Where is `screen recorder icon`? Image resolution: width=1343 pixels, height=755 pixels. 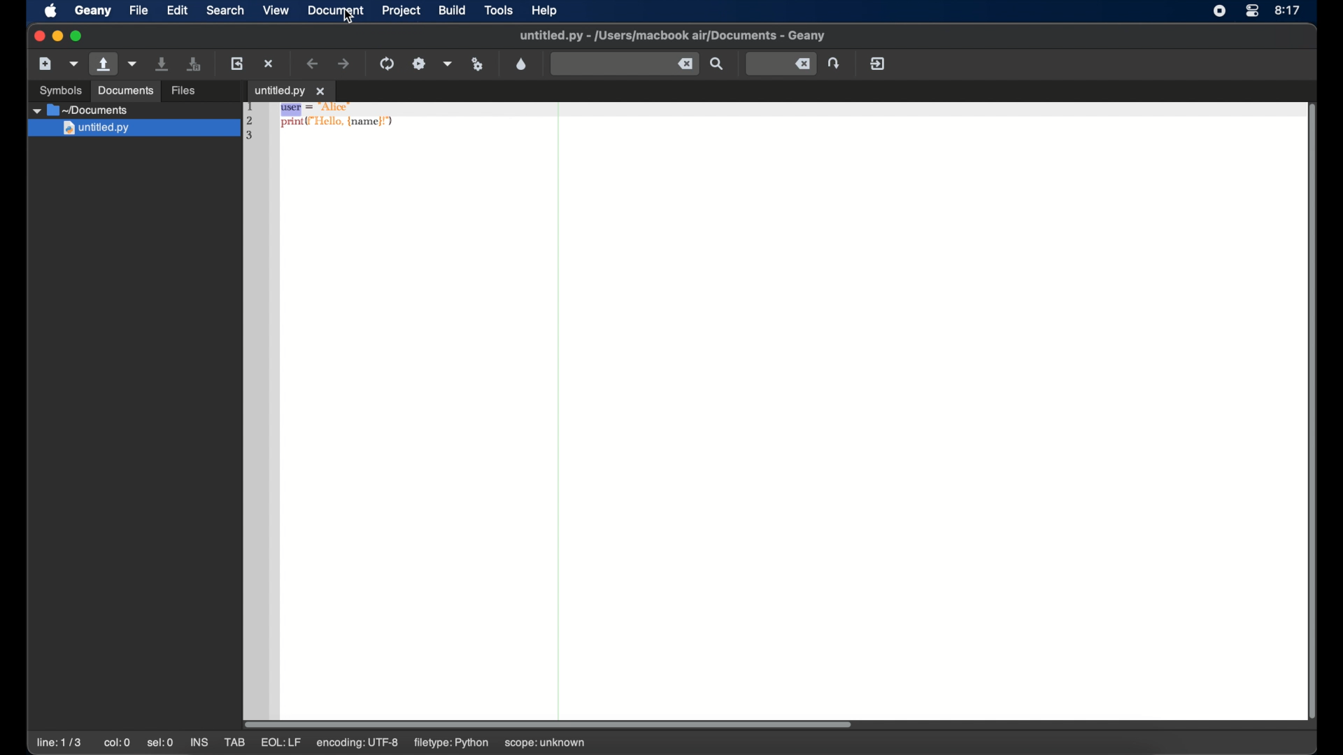 screen recorder icon is located at coordinates (1218, 11).